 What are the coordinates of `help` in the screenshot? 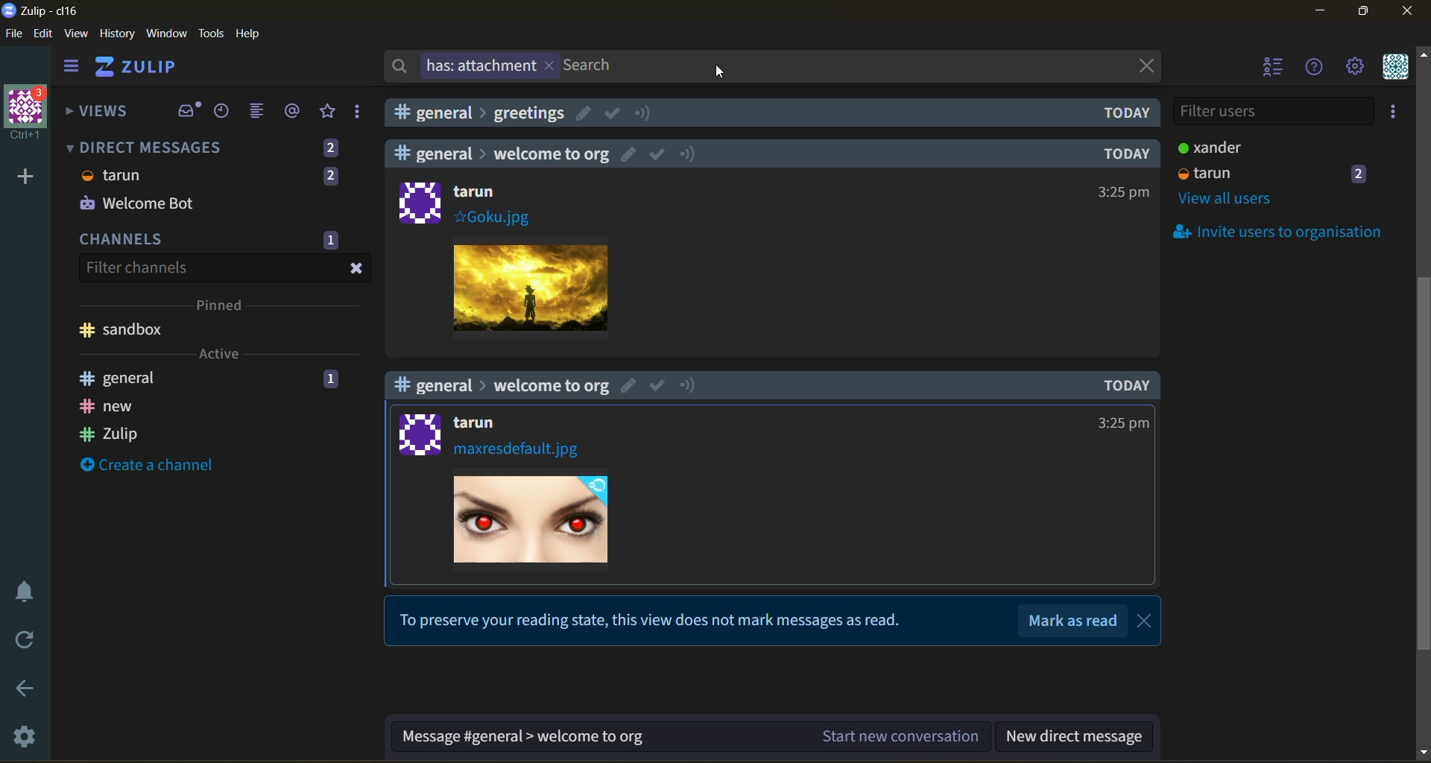 It's located at (1315, 69).